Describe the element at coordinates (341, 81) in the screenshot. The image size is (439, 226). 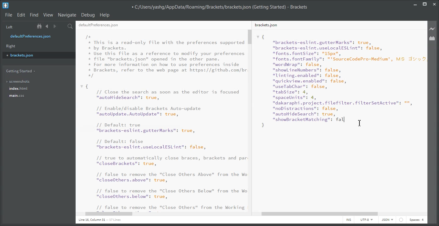
I see `{"brackets-eslint.gutterMarks": true,"brackets-eslint.uselocalESLint": false,"fonts. fontSize": "15px","fonts. fontFamily": "'SourceCodePro-Medium', MS J:"wordWrap": false,"show ineNumbers": false,"linting.enabled": false,"quickview.enabled": false,"useTabChar": false,"tabSize": 4,"spaceUnits": 4,"dakaraphi.project. filefilter.filterSetActive": "","noDistractions": false,"autoHideSearch”: true,nshowBracketMatching": fal }` at that location.